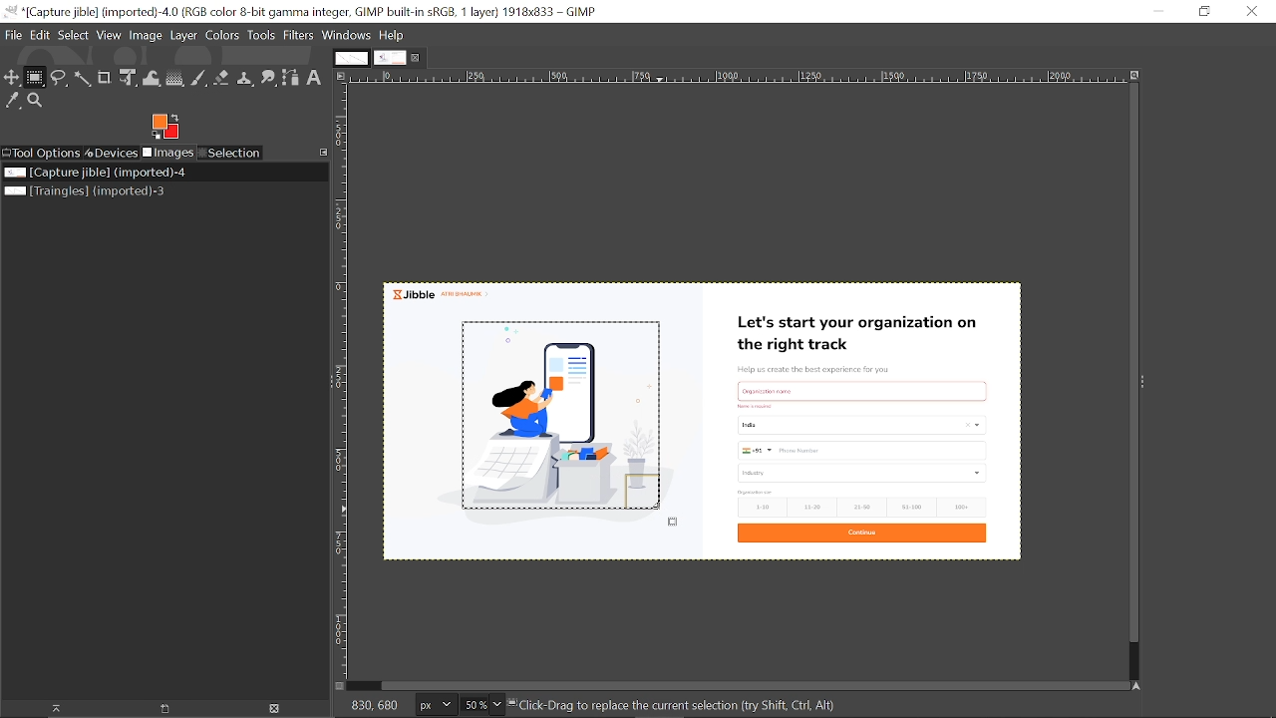 Image resolution: width=1276 pixels, height=718 pixels. What do you see at coordinates (104, 77) in the screenshot?
I see `Crop tool` at bounding box center [104, 77].